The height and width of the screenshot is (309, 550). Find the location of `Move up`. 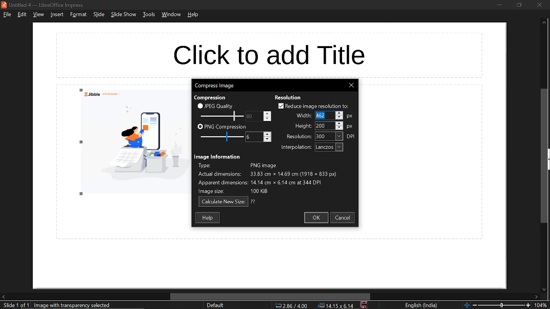

Move up is located at coordinates (544, 23).